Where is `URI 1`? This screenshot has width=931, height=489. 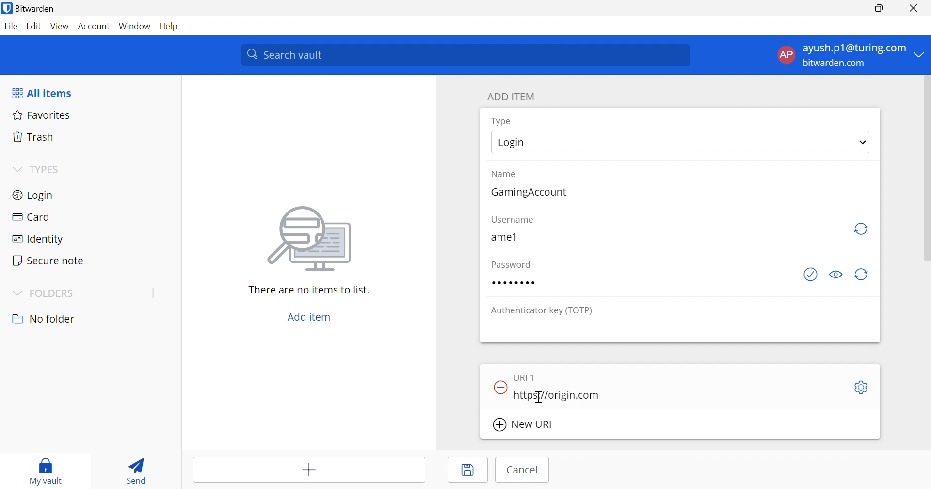 URI 1 is located at coordinates (528, 377).